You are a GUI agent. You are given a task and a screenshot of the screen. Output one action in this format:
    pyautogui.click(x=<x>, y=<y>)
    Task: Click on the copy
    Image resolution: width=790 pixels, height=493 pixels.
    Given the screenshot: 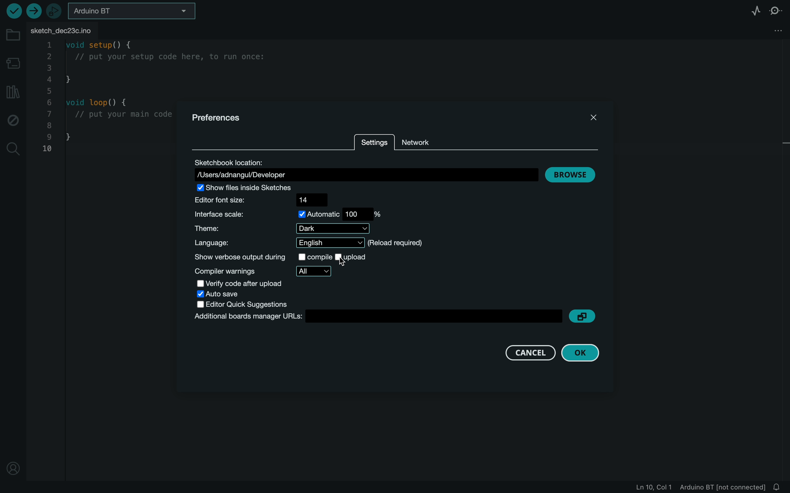 What is the action you would take?
    pyautogui.click(x=585, y=318)
    